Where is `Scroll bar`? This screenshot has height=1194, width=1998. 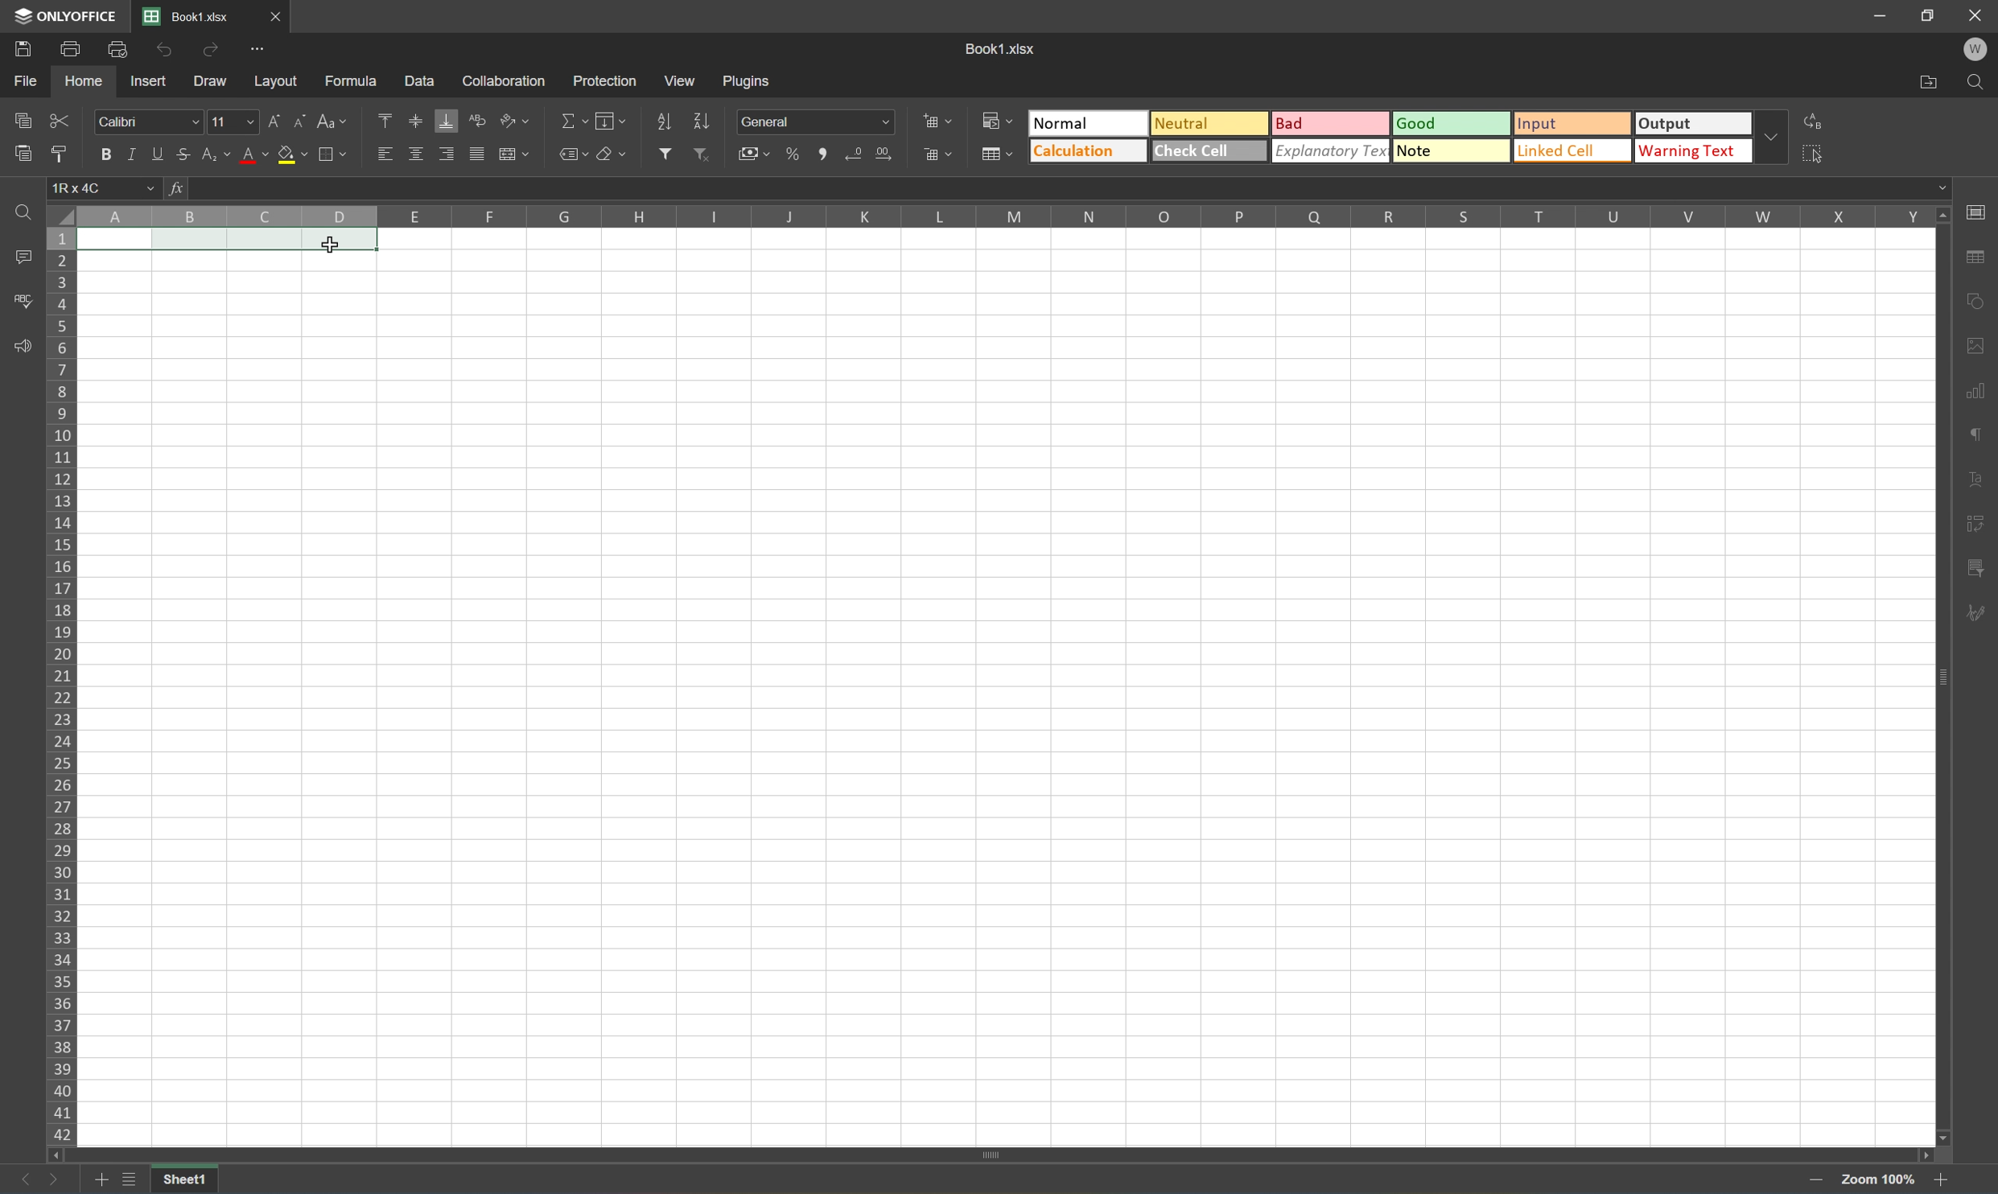
Scroll bar is located at coordinates (988, 1153).